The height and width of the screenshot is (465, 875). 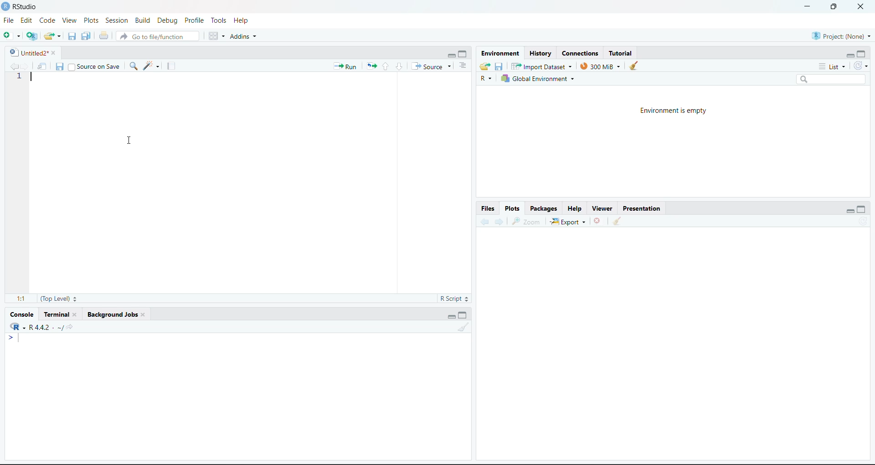 What do you see at coordinates (169, 67) in the screenshot?
I see `compile report` at bounding box center [169, 67].